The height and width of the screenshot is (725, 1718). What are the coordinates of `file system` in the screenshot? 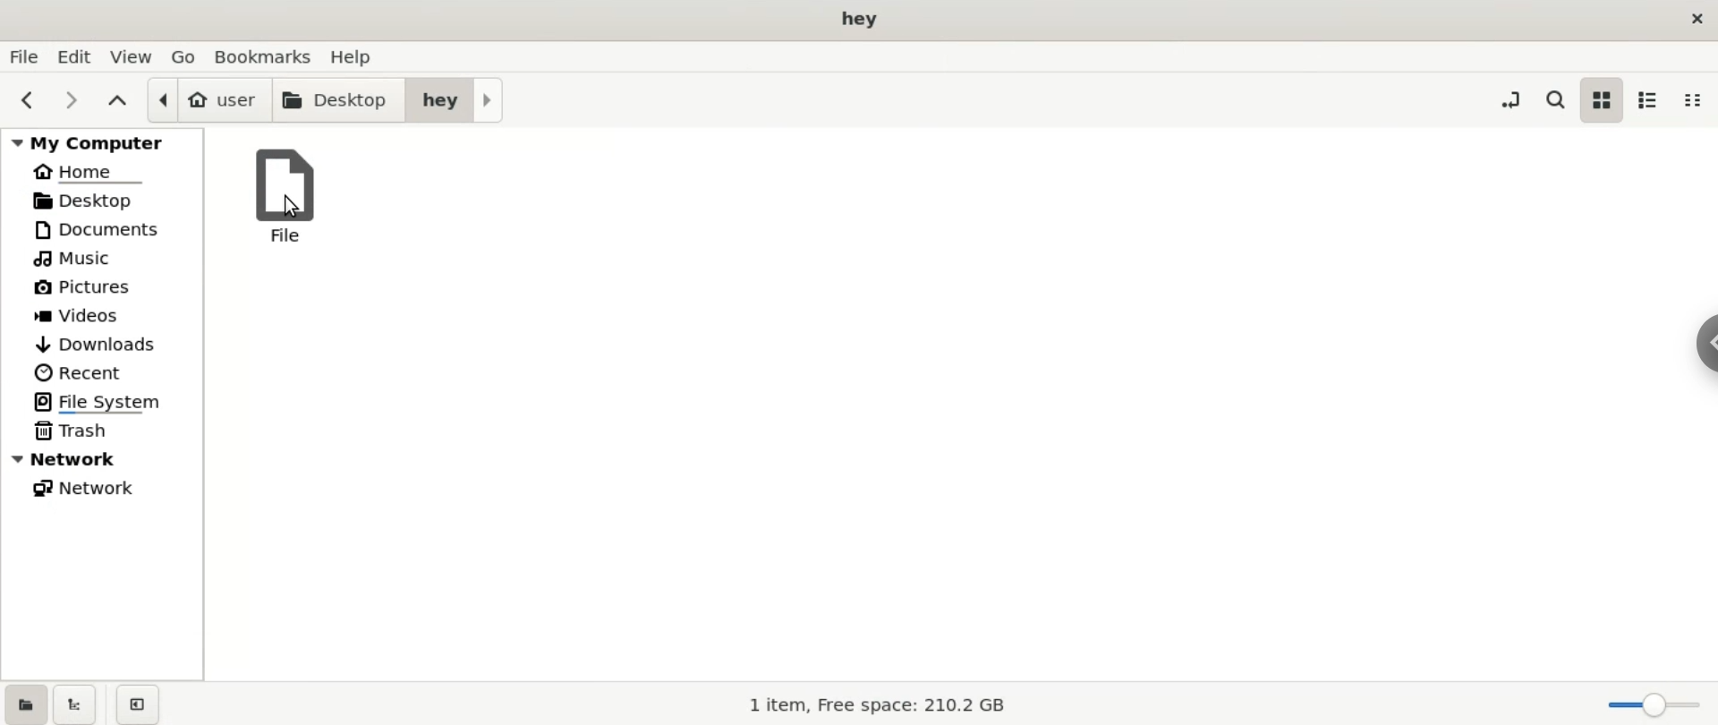 It's located at (102, 403).